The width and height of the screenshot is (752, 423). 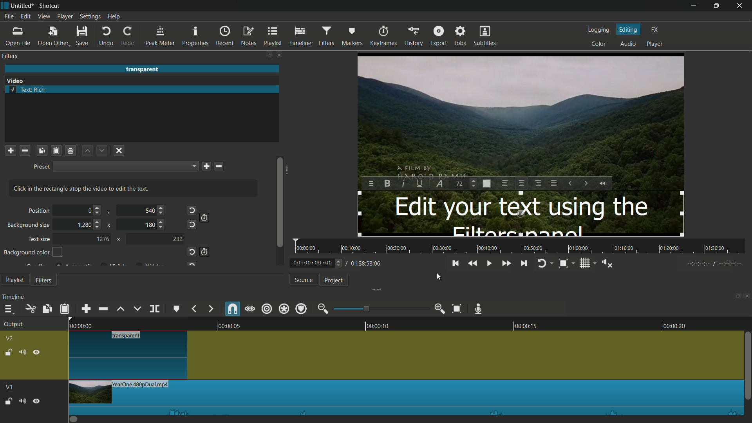 I want to click on split at playhead, so click(x=154, y=309).